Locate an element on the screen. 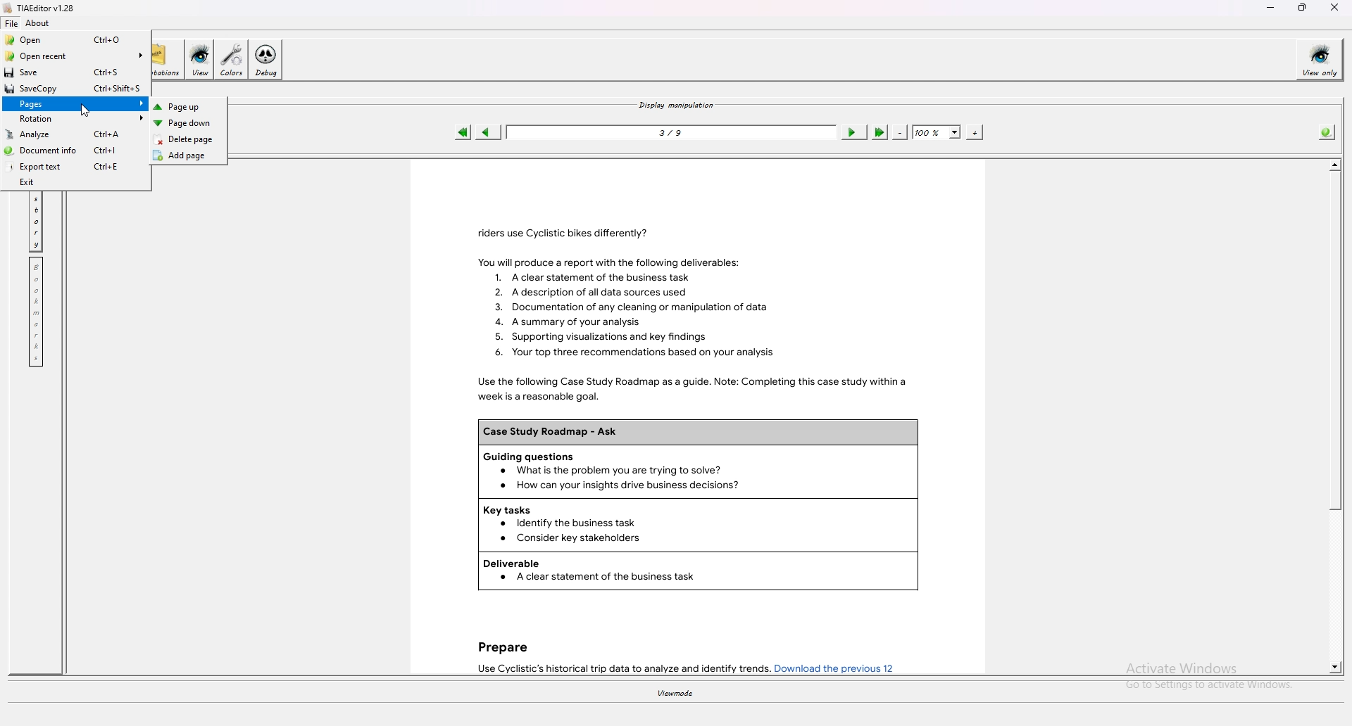 This screenshot has height=726, width=1352. next page is located at coordinates (853, 132).